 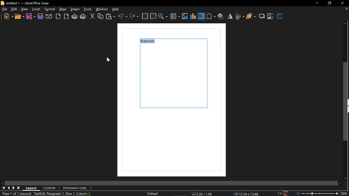 I want to click on zoom change, so click(x=323, y=194).